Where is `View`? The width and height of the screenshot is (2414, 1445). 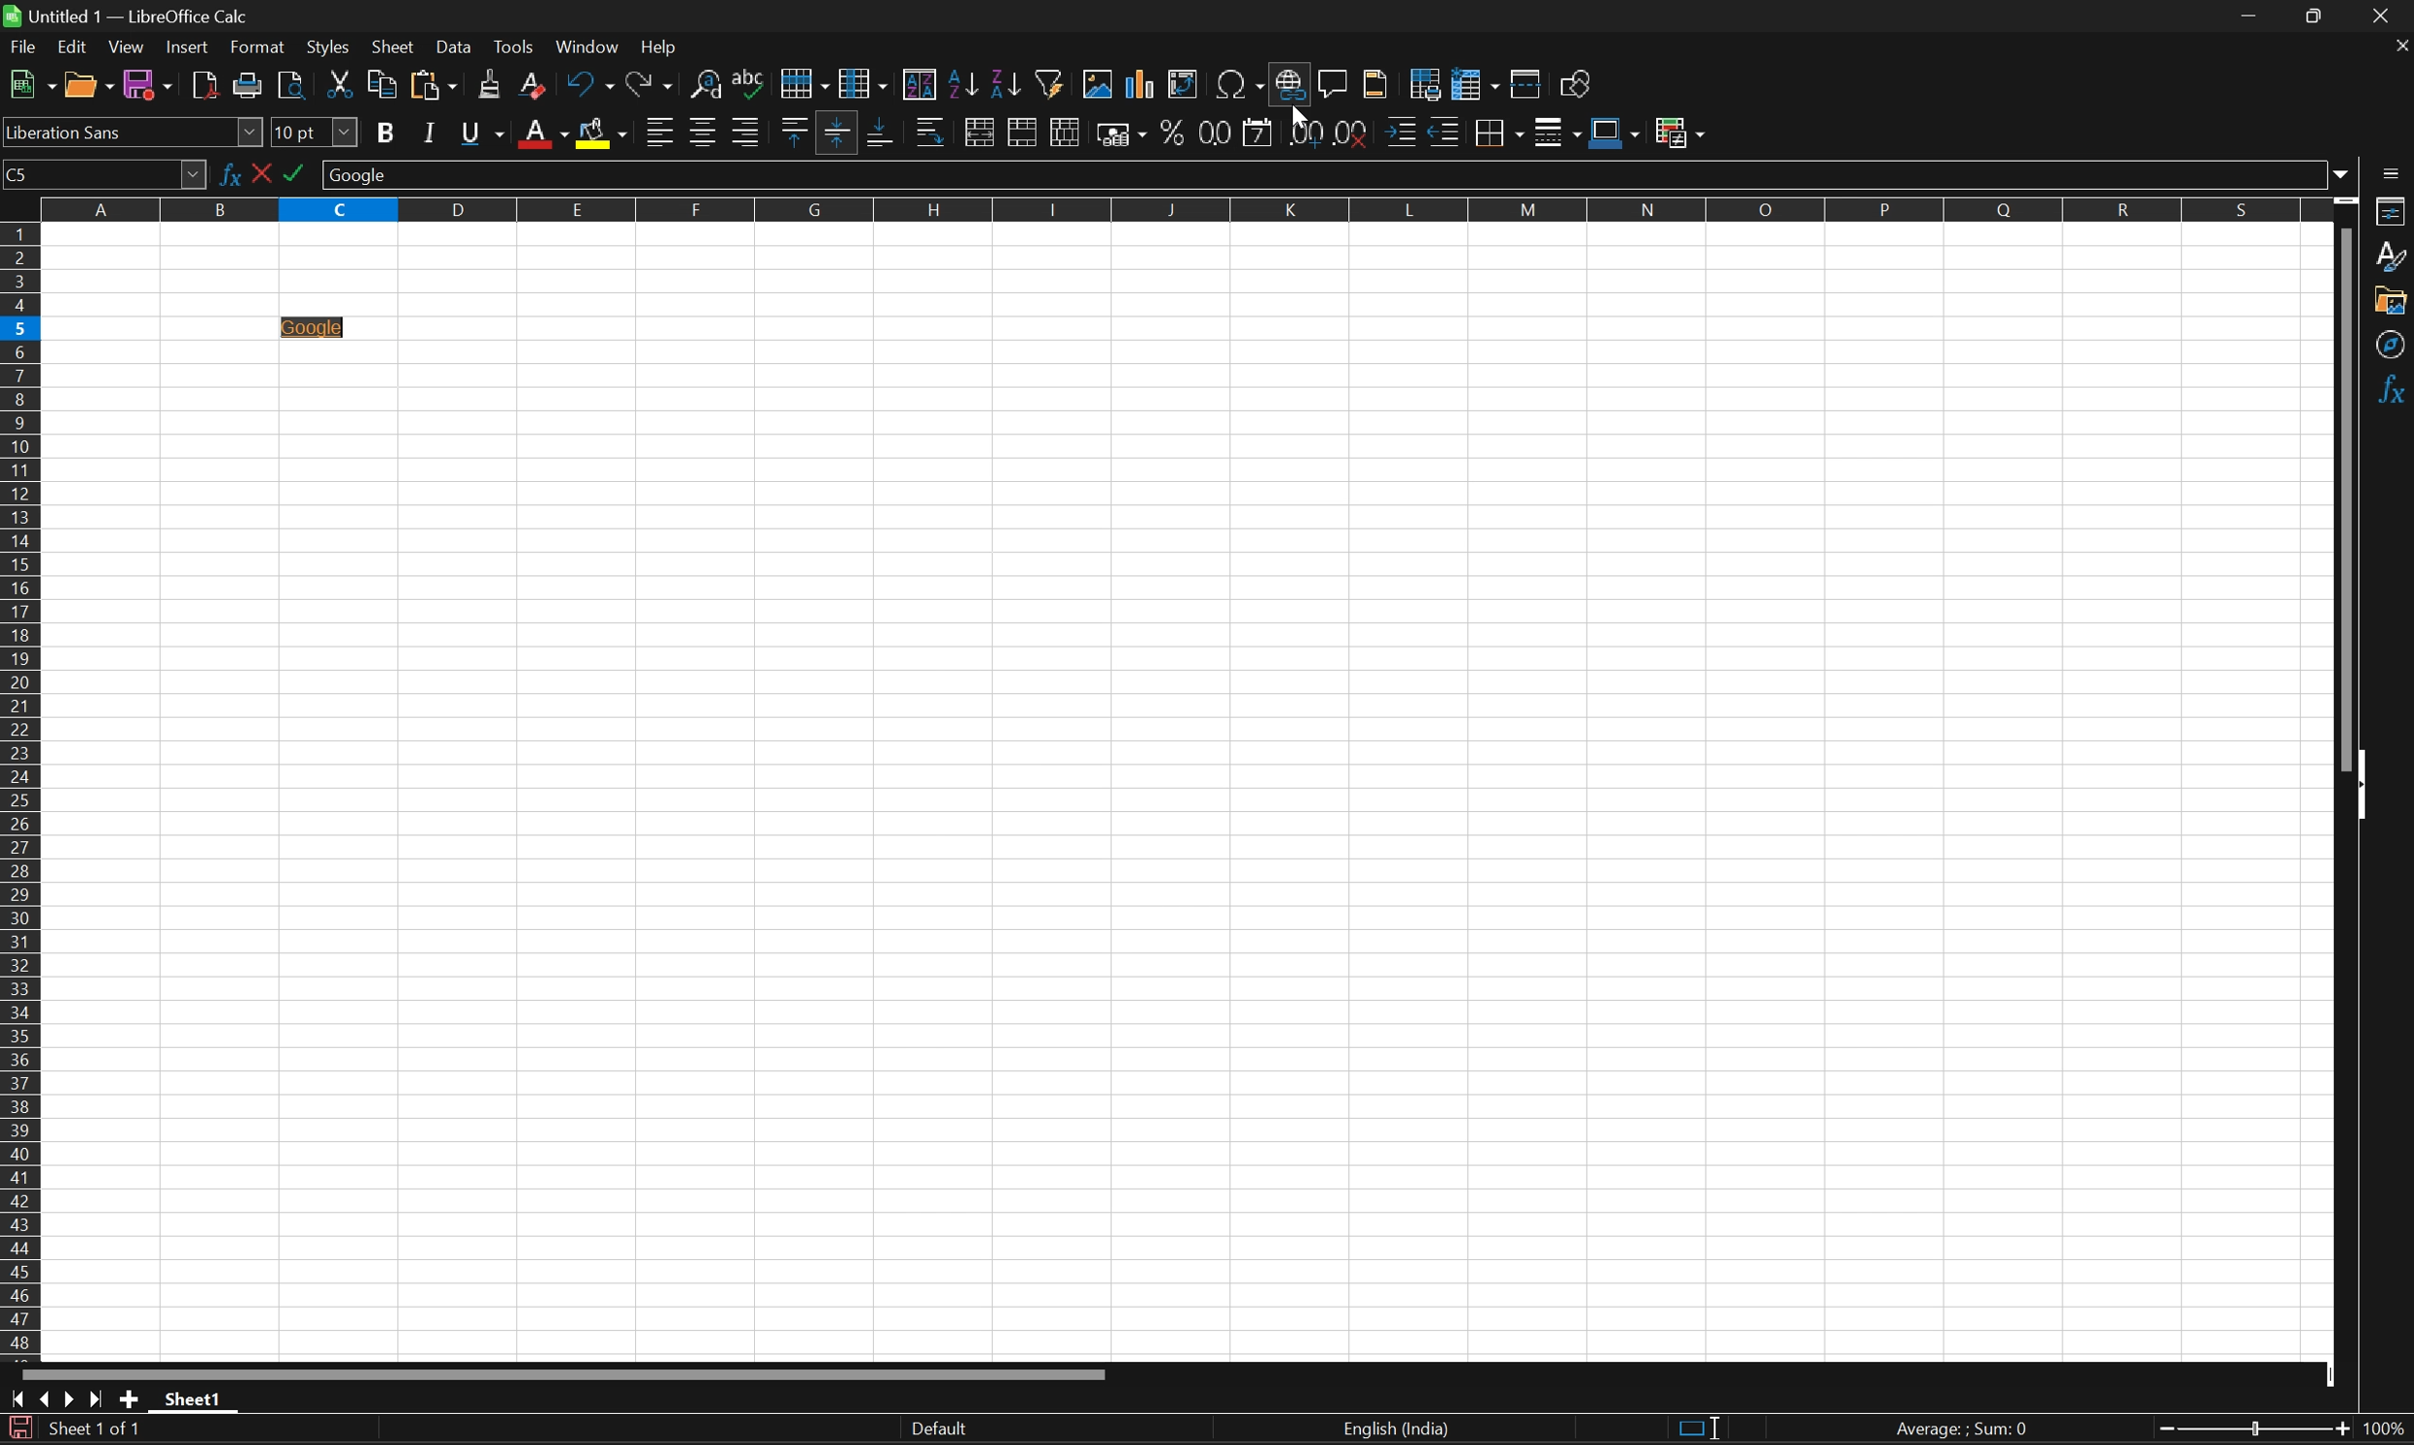
View is located at coordinates (126, 49).